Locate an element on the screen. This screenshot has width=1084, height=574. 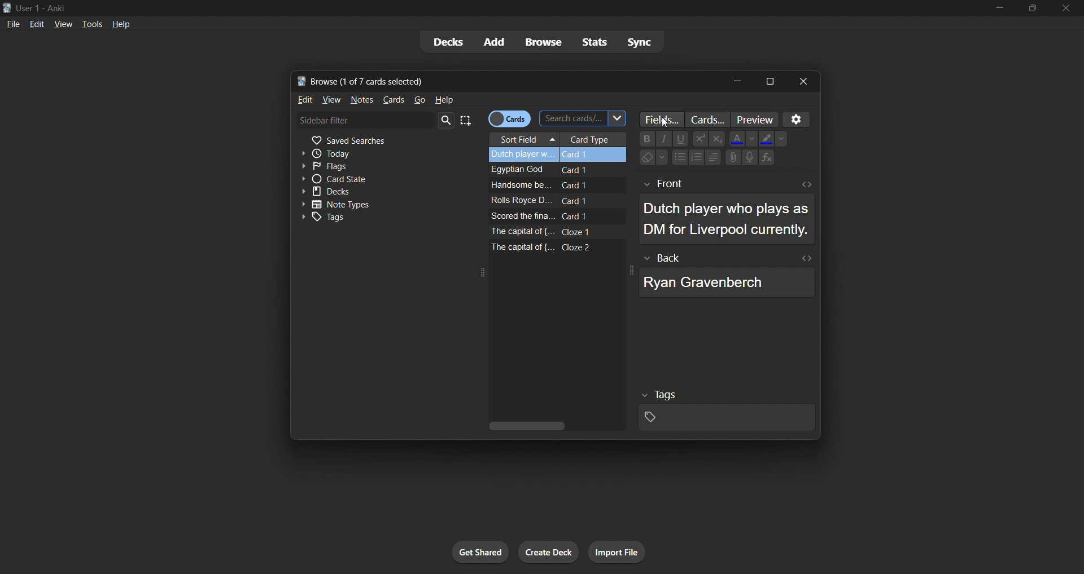
add is located at coordinates (496, 41).